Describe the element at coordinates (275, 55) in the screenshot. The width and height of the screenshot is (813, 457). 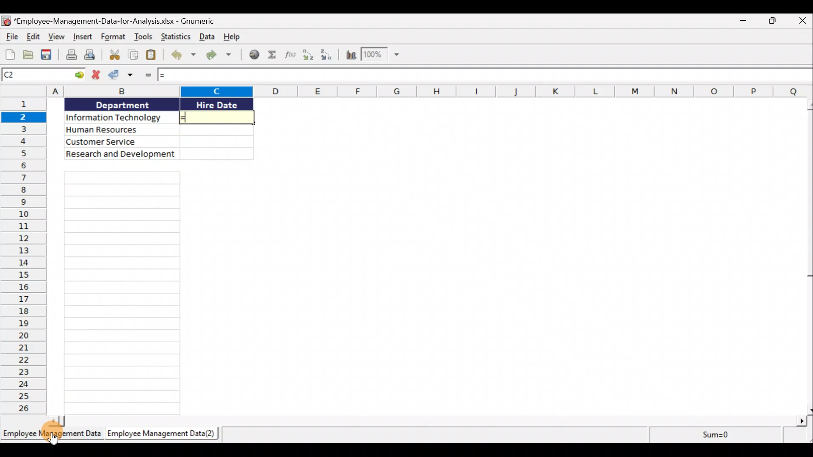
I see `Sum into the current cell` at that location.